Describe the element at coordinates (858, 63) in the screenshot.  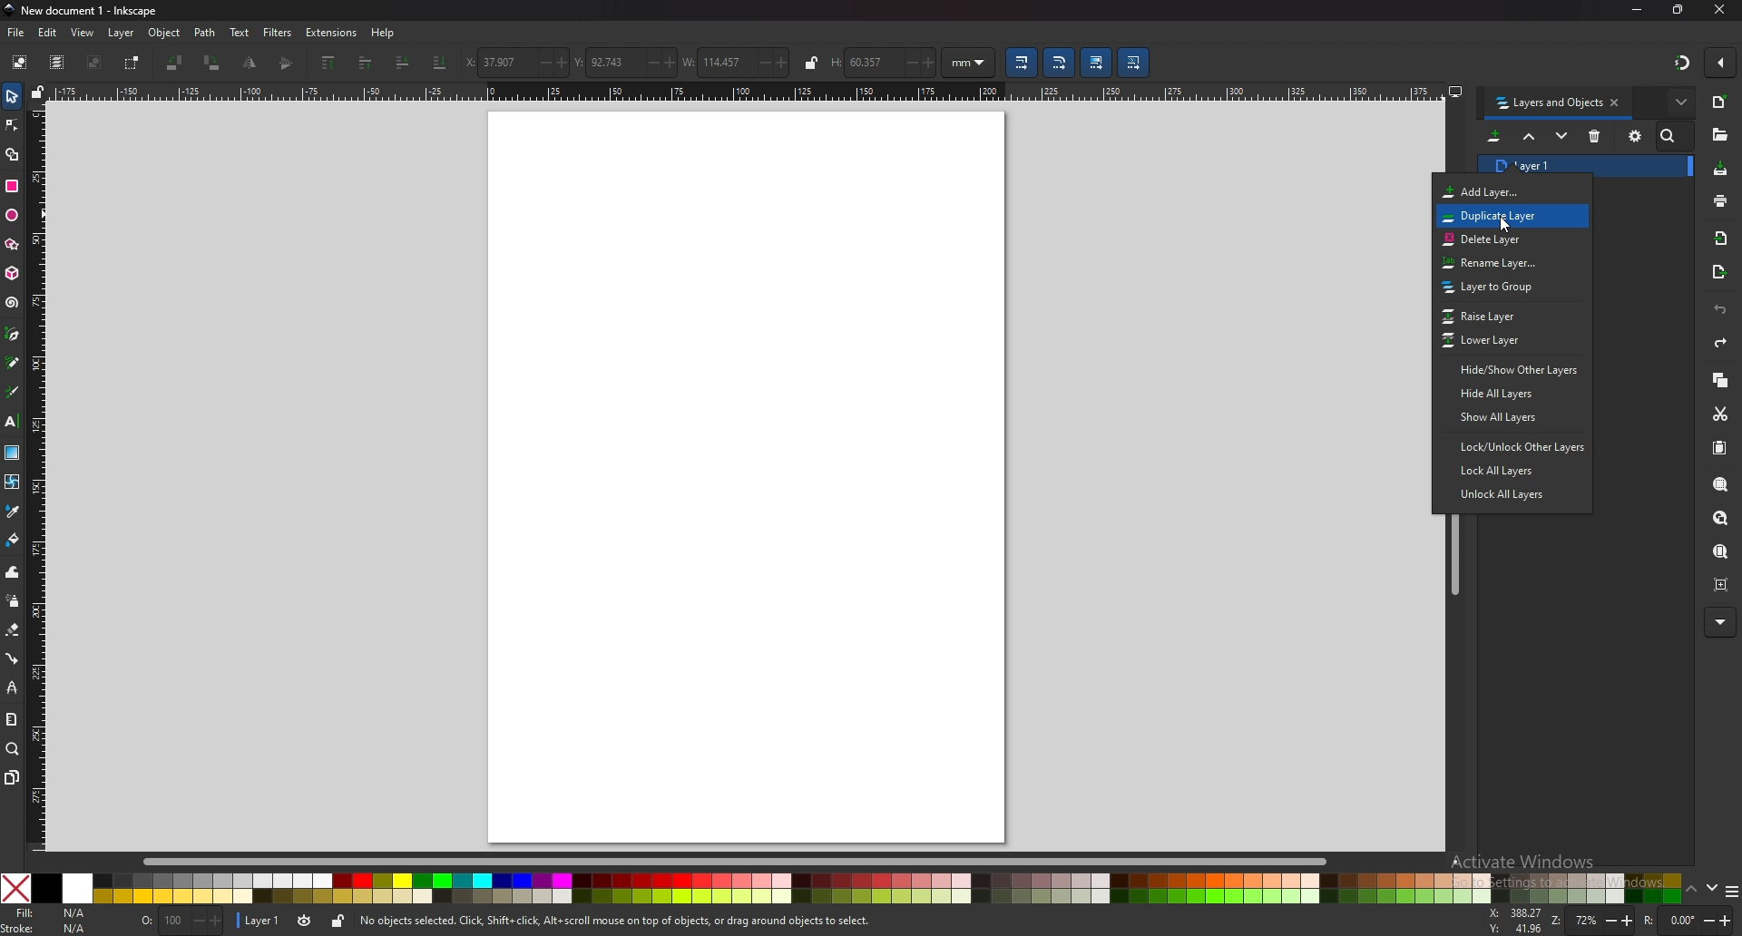
I see `height` at that location.